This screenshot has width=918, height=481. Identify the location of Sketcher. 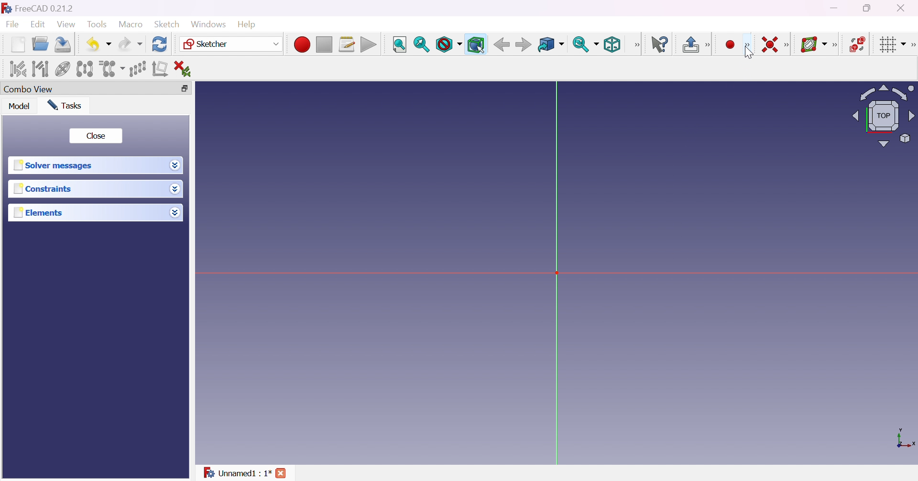
(229, 44).